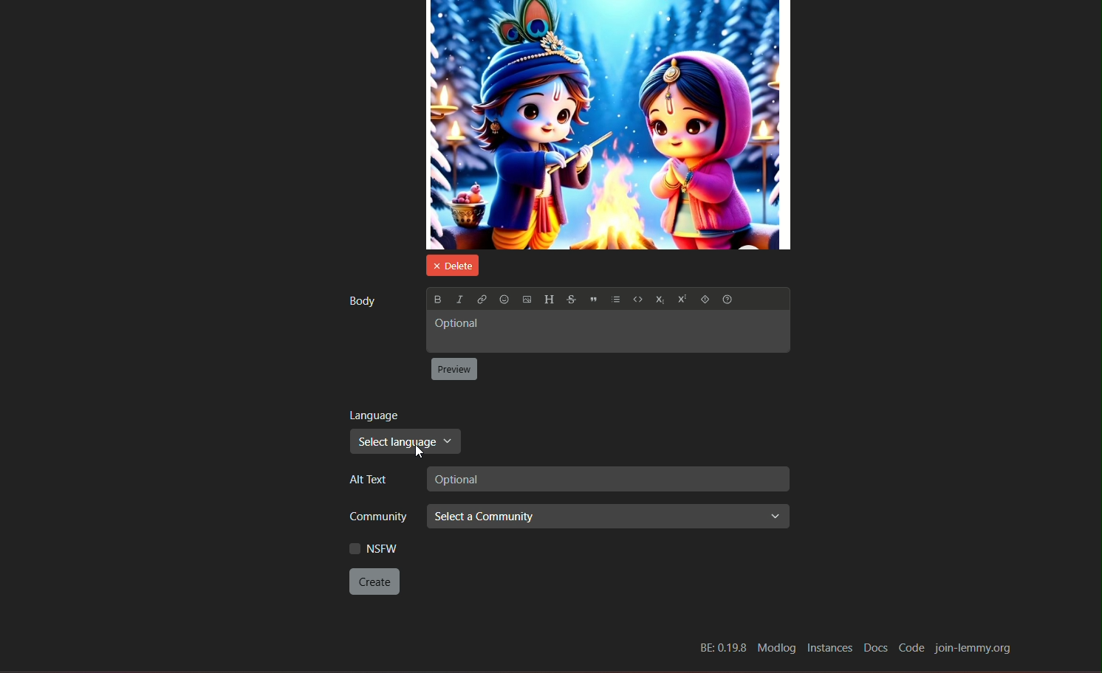 Image resolution: width=1102 pixels, height=673 pixels. What do you see at coordinates (854, 647) in the screenshot?
I see `BE:0.198 Modiog Instances Docs Code join-lemmy.org` at bounding box center [854, 647].